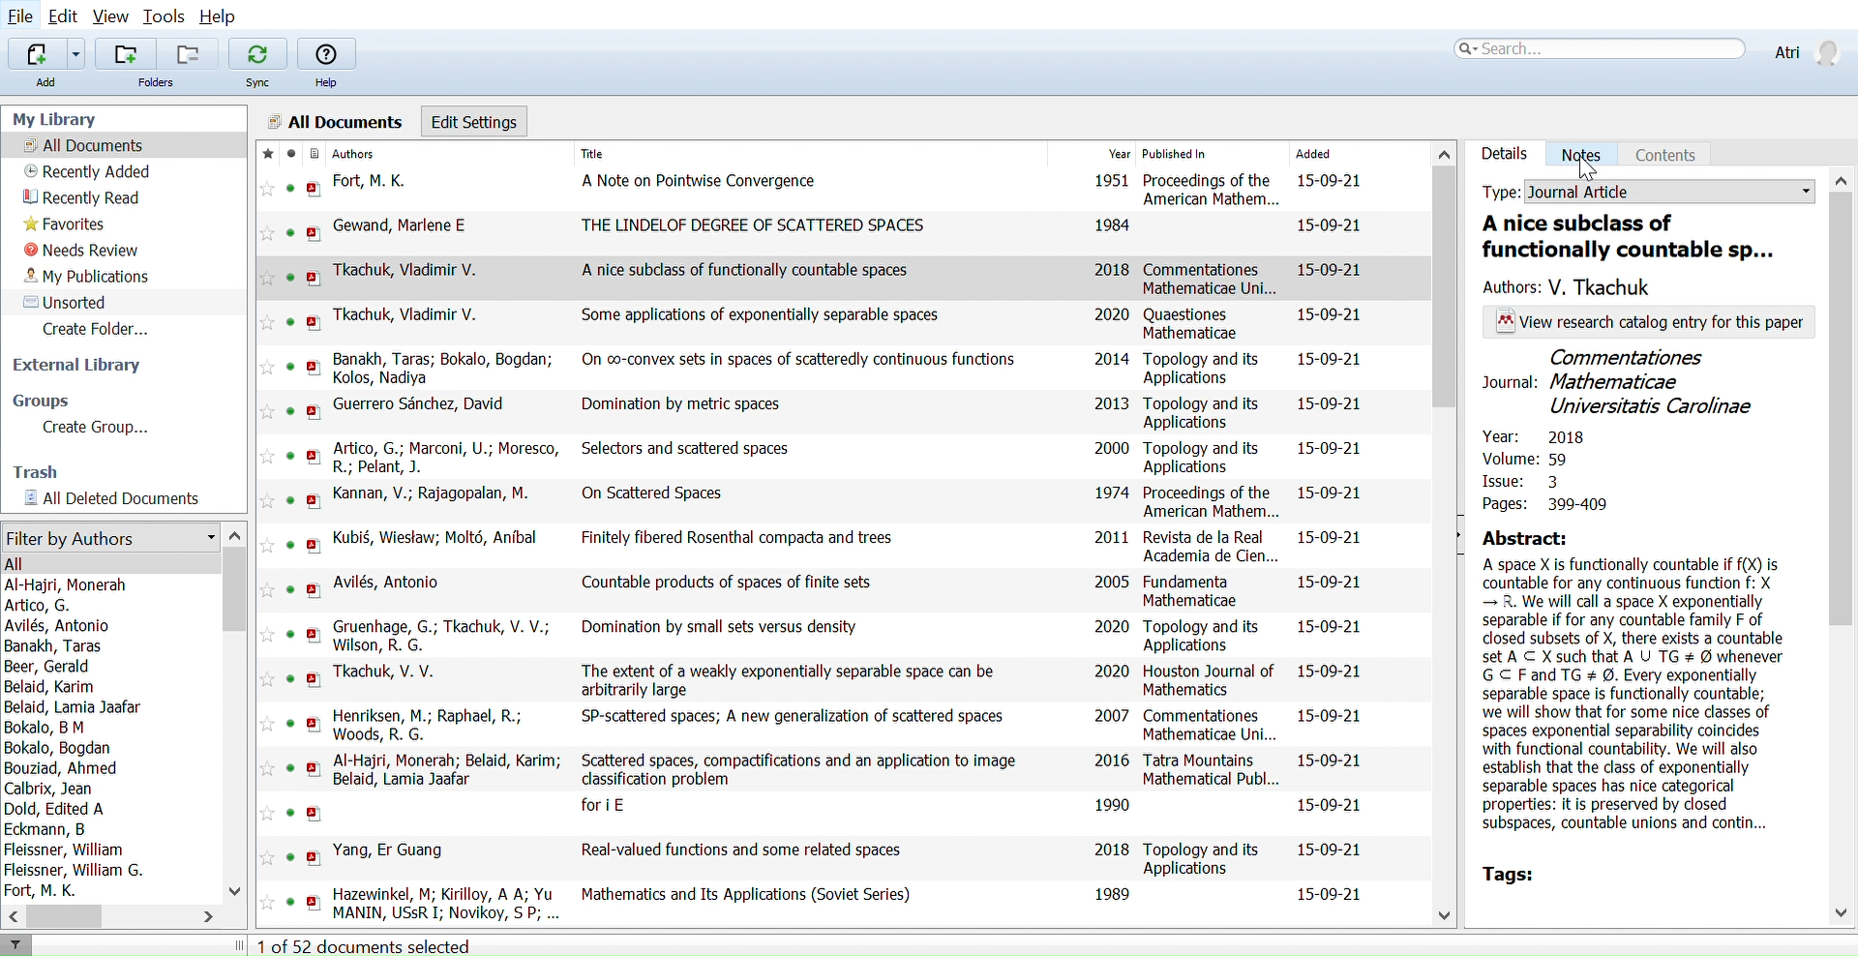 The height and width of the screenshot is (956, 1858). I want to click on Calbrix, Jean, so click(50, 789).